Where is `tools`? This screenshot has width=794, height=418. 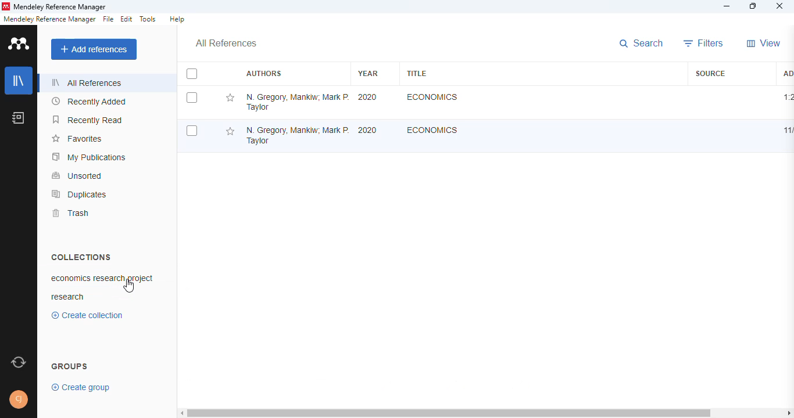
tools is located at coordinates (148, 19).